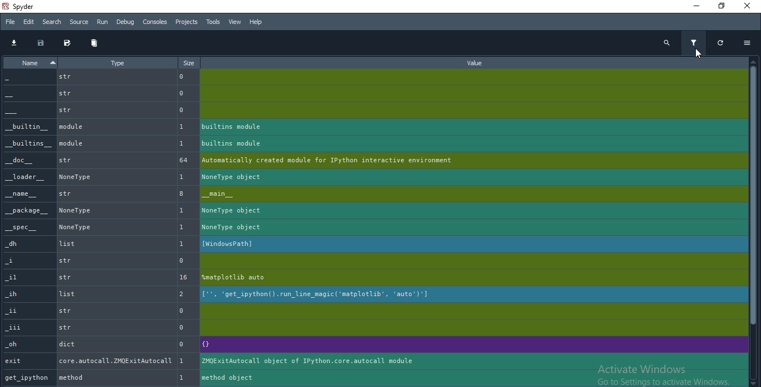  I want to click on options, so click(749, 43).